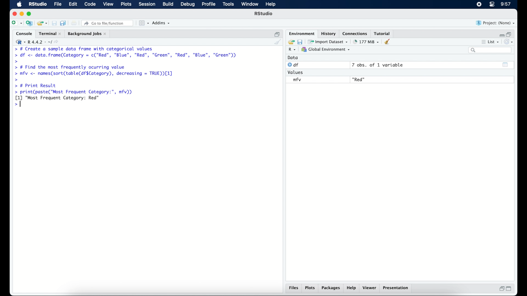 The height and width of the screenshot is (296, 527). I want to click on background jobs, so click(88, 33).